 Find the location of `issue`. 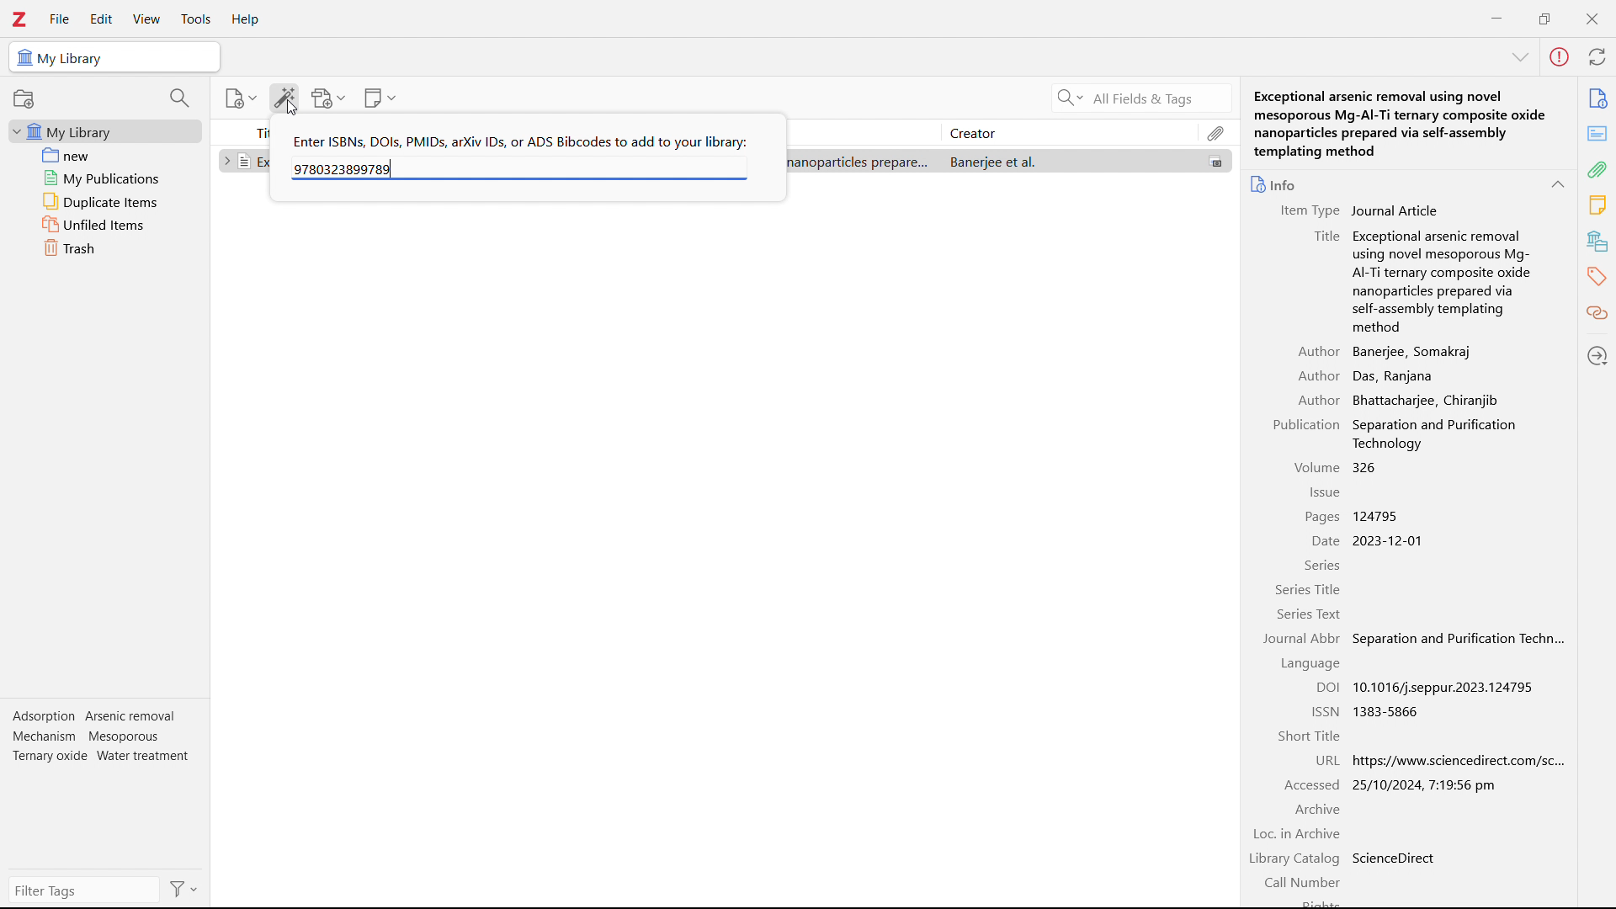

issue is located at coordinates (1323, 493).